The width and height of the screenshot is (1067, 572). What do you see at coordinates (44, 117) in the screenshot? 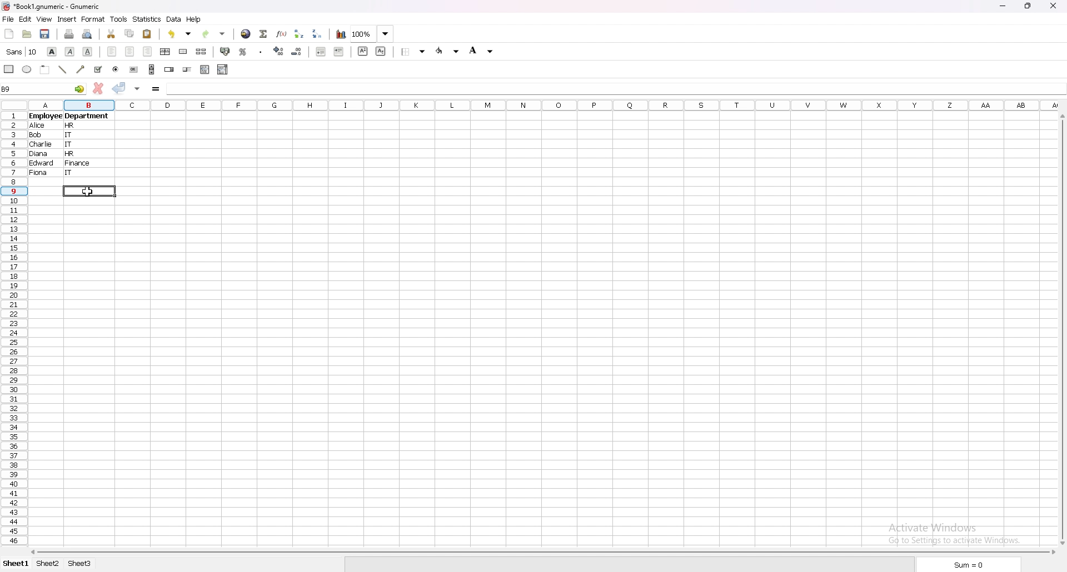
I see `employee` at bounding box center [44, 117].